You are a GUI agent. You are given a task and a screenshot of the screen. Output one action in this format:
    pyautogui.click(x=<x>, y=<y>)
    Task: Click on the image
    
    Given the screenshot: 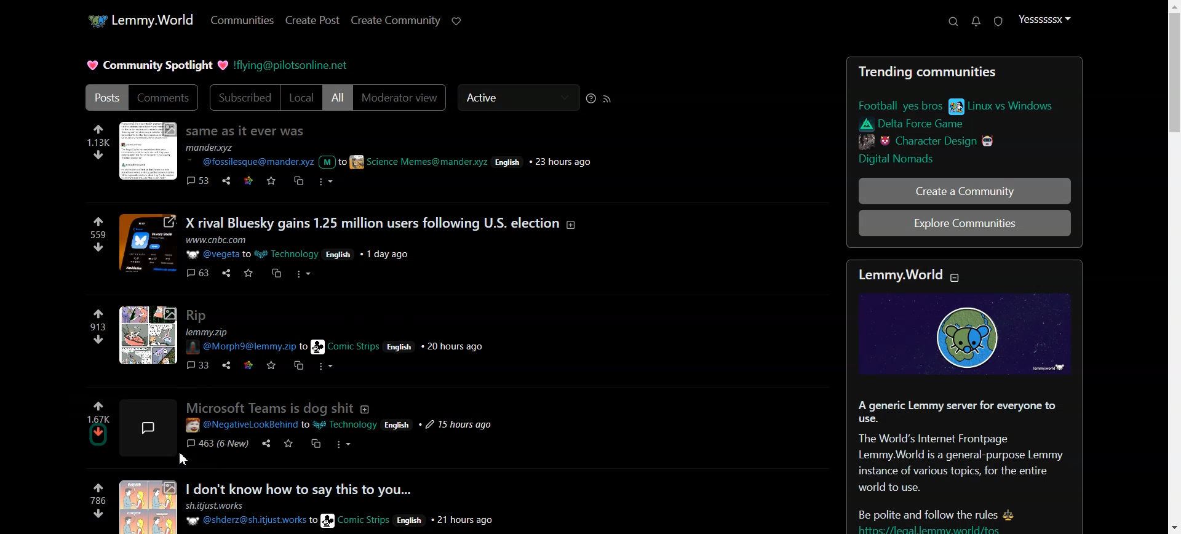 What is the action you would take?
    pyautogui.click(x=150, y=152)
    